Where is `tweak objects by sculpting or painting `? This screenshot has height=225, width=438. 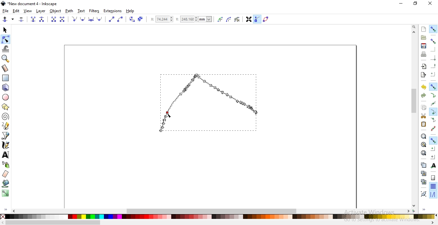
tweak objects by sculpting or painting  is located at coordinates (6, 49).